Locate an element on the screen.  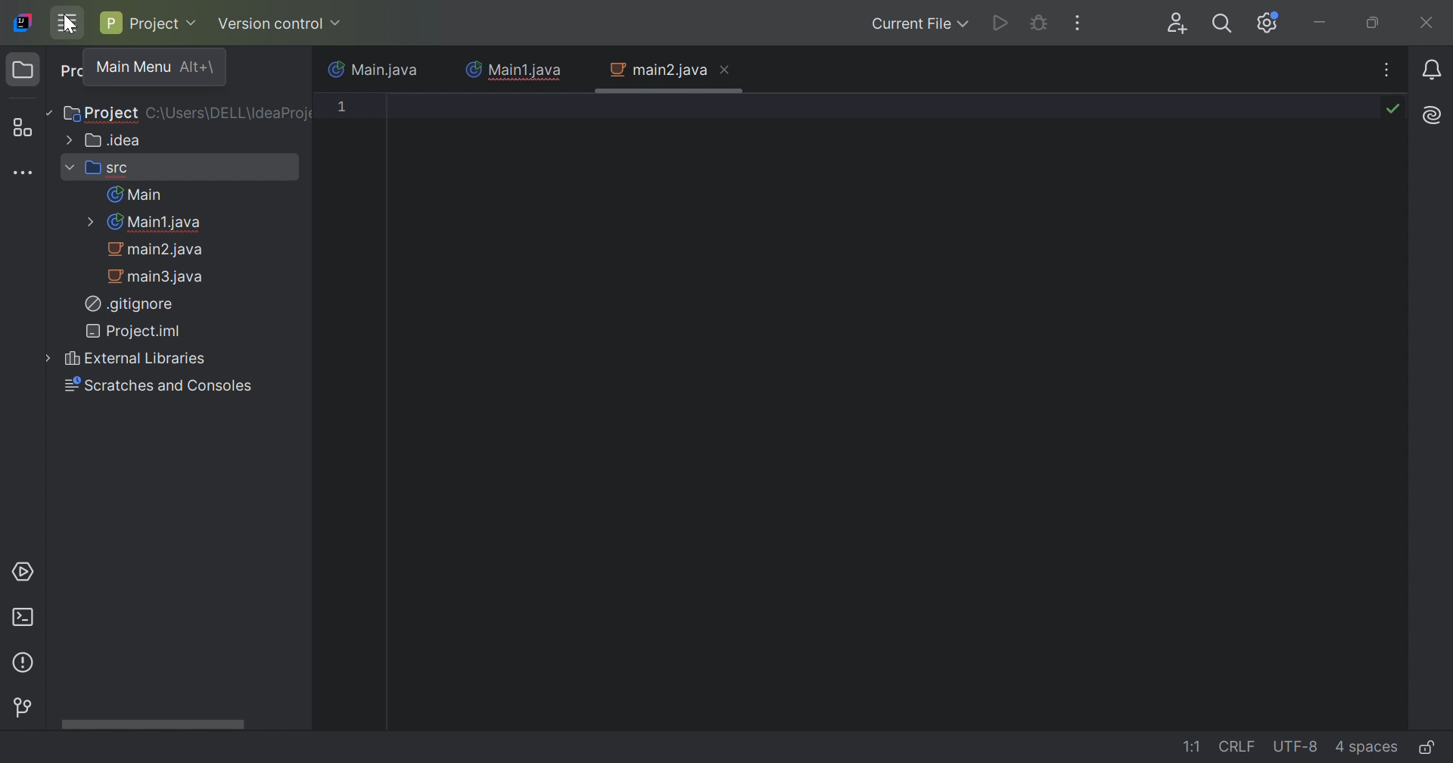
Close is located at coordinates (724, 72).